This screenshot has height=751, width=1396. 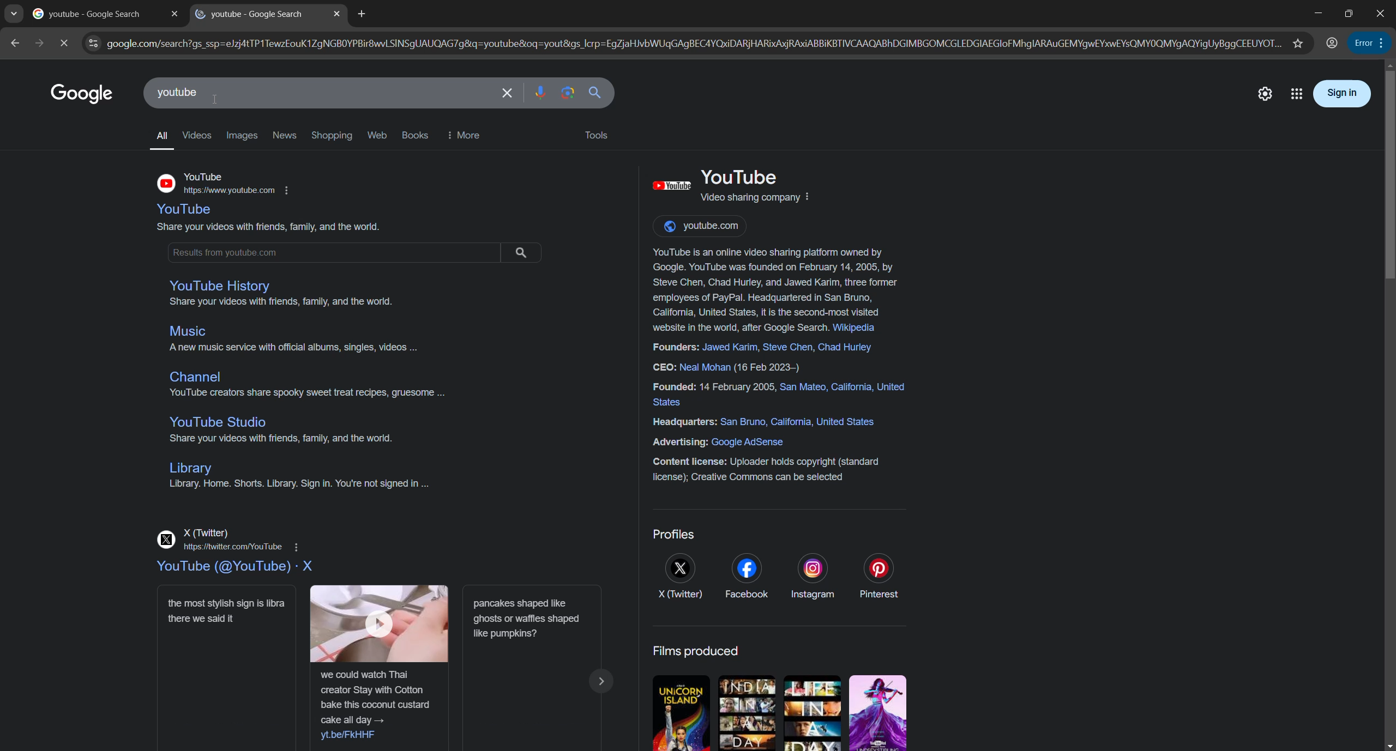 I want to click on pencakes shaped like ghosts or waffles shaped like pumpkins, so click(x=539, y=669).